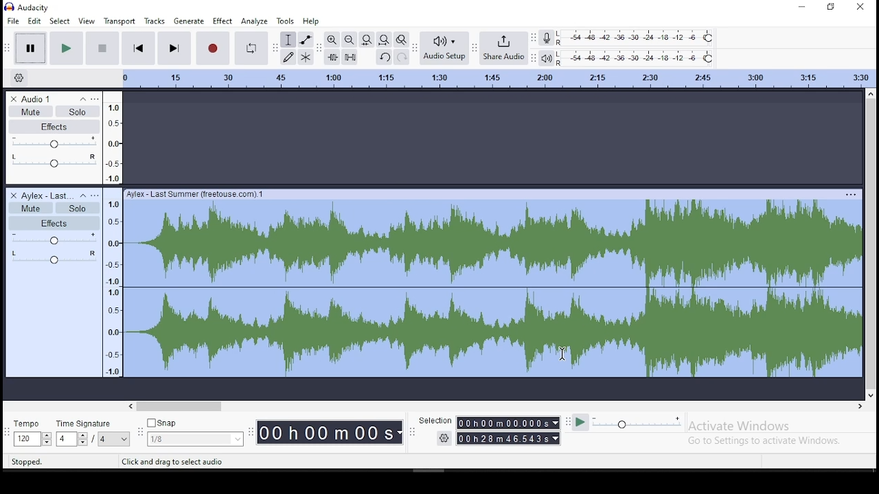 This screenshot has width=879, height=494. Describe the element at coordinates (800, 7) in the screenshot. I see `minimize` at that location.